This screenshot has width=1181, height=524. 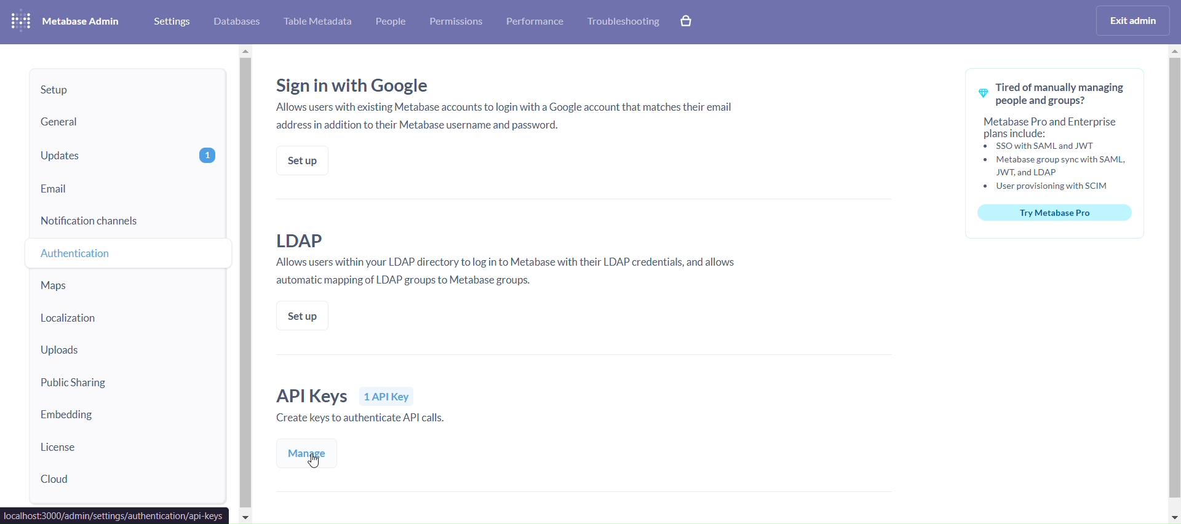 What do you see at coordinates (128, 352) in the screenshot?
I see `uploads` at bounding box center [128, 352].